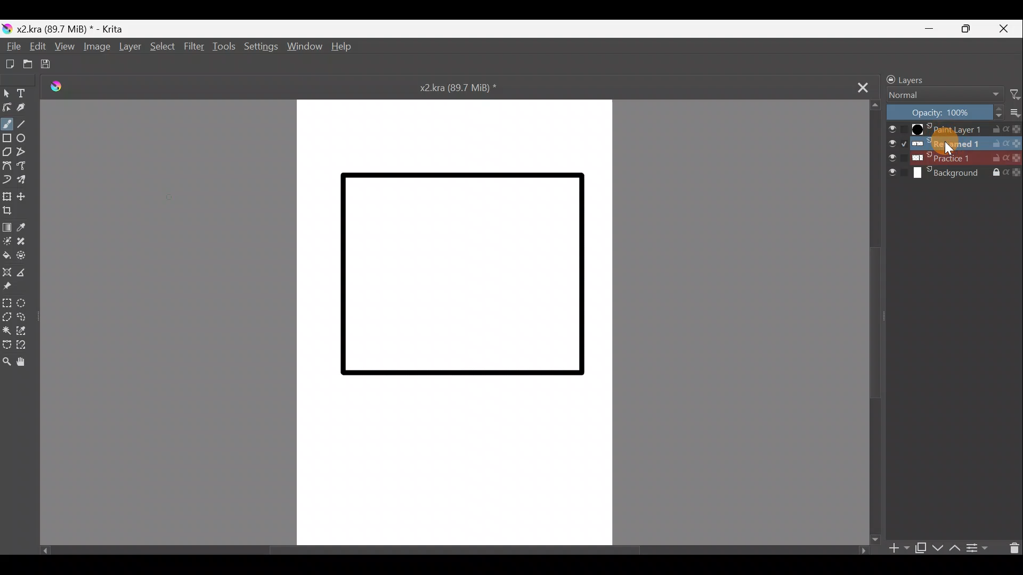 The image size is (1023, 575). What do you see at coordinates (259, 48) in the screenshot?
I see `Settings` at bounding box center [259, 48].